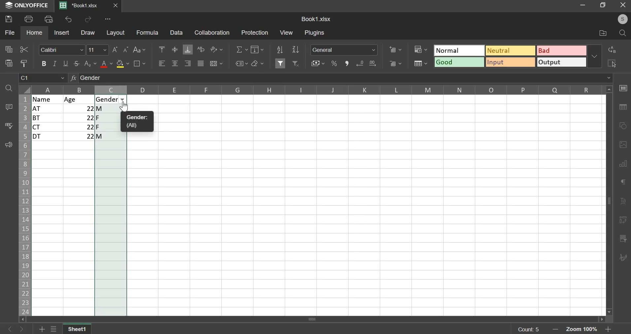 Image resolution: width=631 pixels, height=334 pixels. Describe the element at coordinates (613, 62) in the screenshot. I see `select all` at that location.